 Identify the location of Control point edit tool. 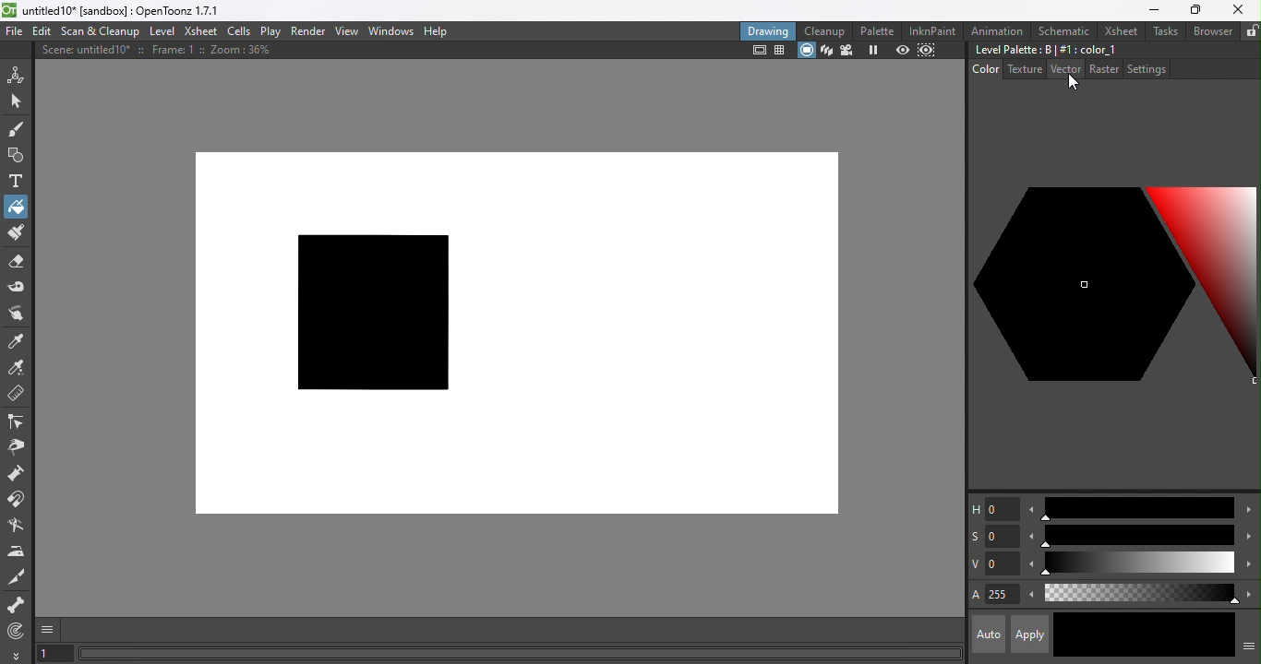
(18, 421).